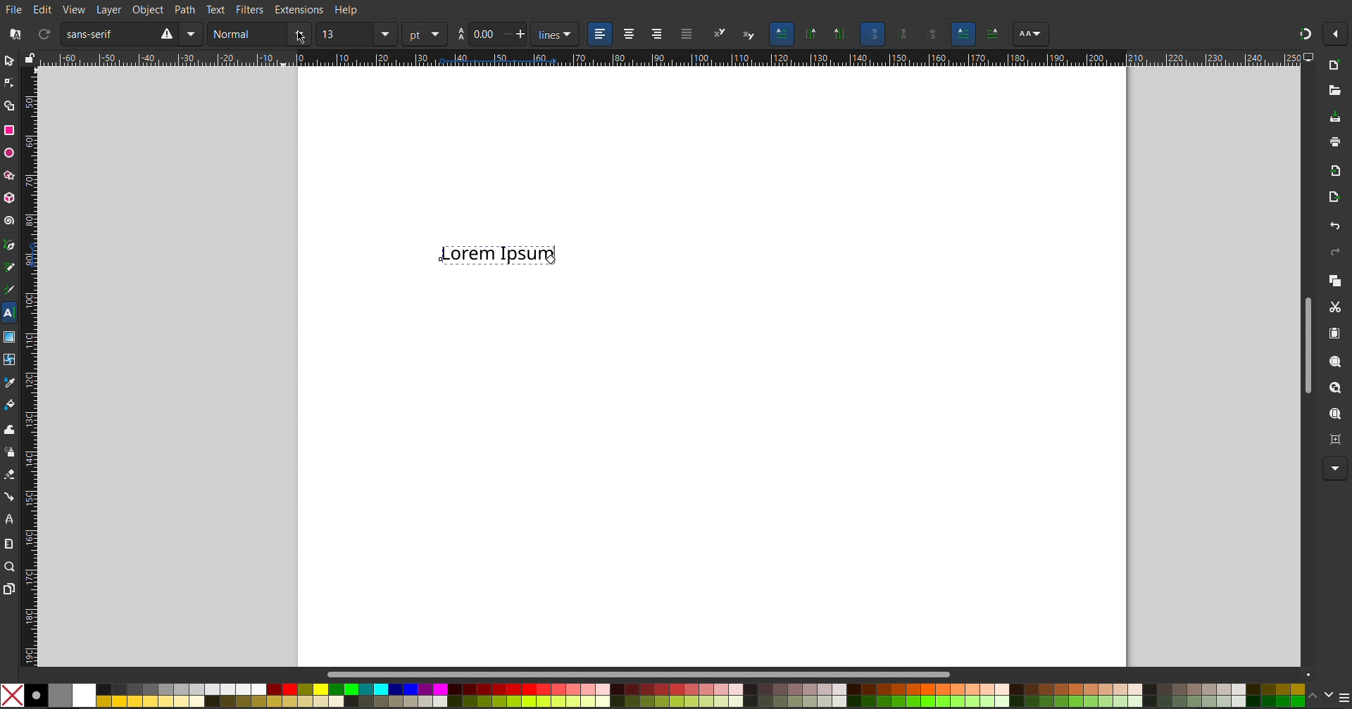  Describe the element at coordinates (131, 34) in the screenshot. I see `Font` at that location.